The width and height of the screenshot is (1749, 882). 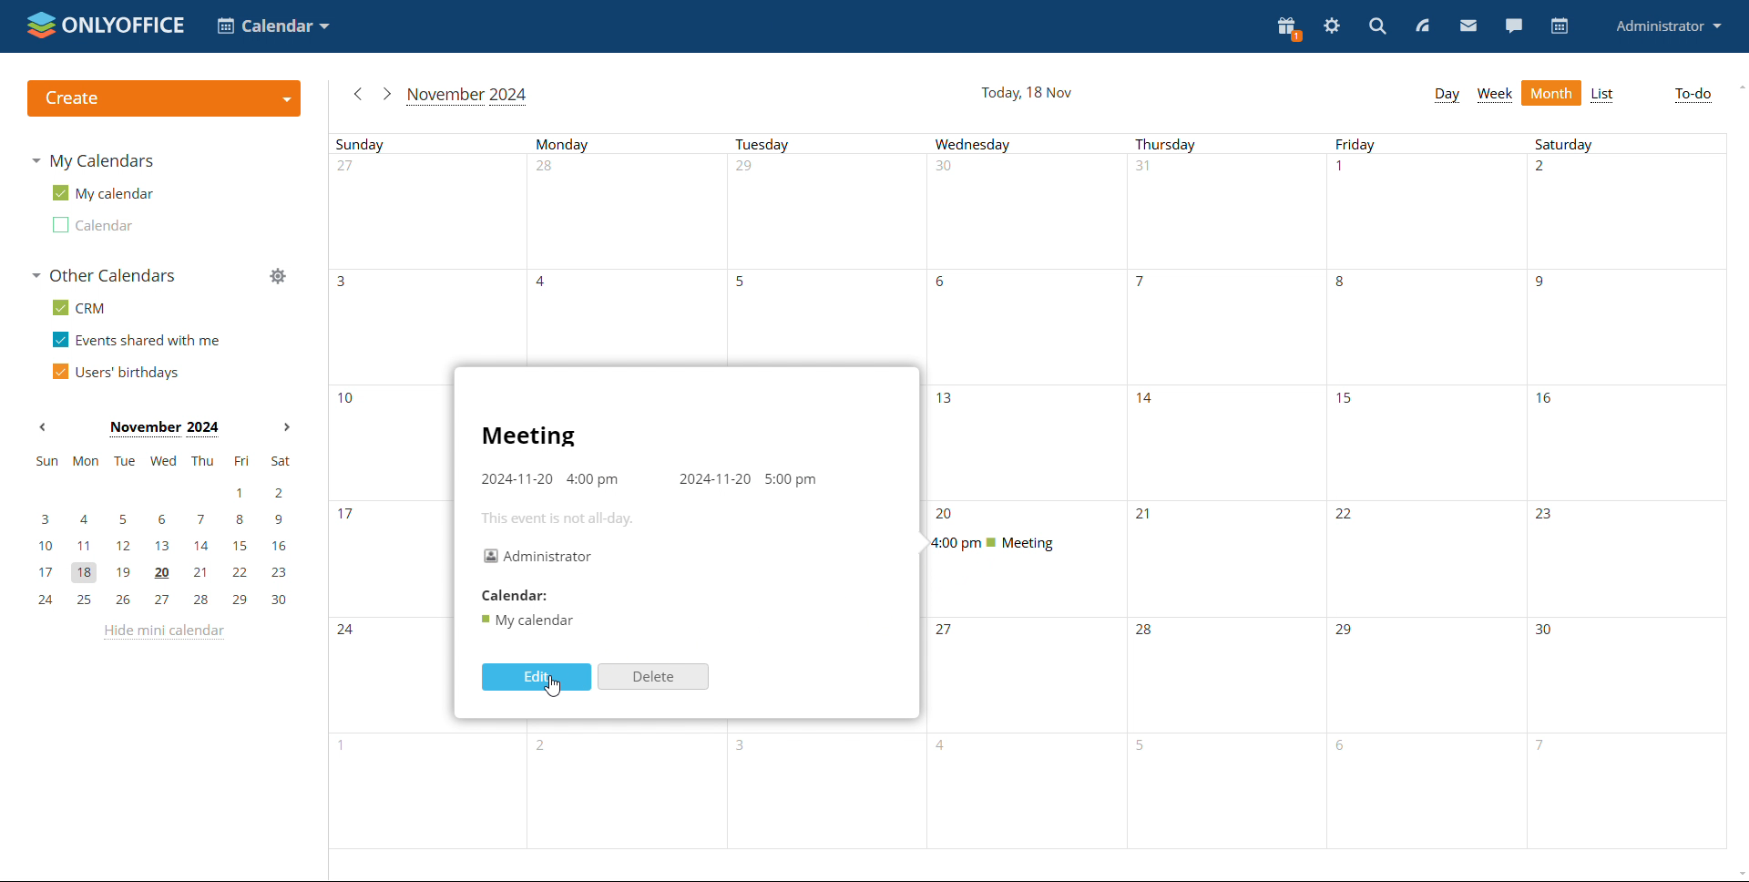 I want to click on events shared with me, so click(x=137, y=339).